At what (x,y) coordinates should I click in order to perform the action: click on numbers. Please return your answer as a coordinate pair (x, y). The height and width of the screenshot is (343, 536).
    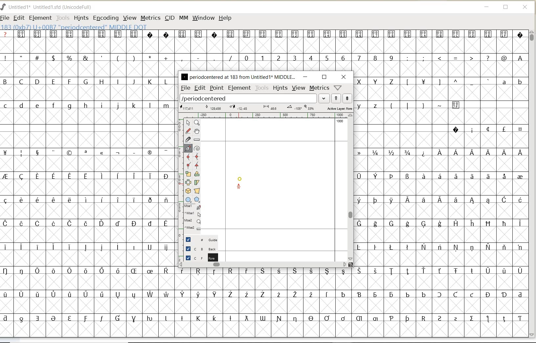
    Looking at the image, I should click on (317, 57).